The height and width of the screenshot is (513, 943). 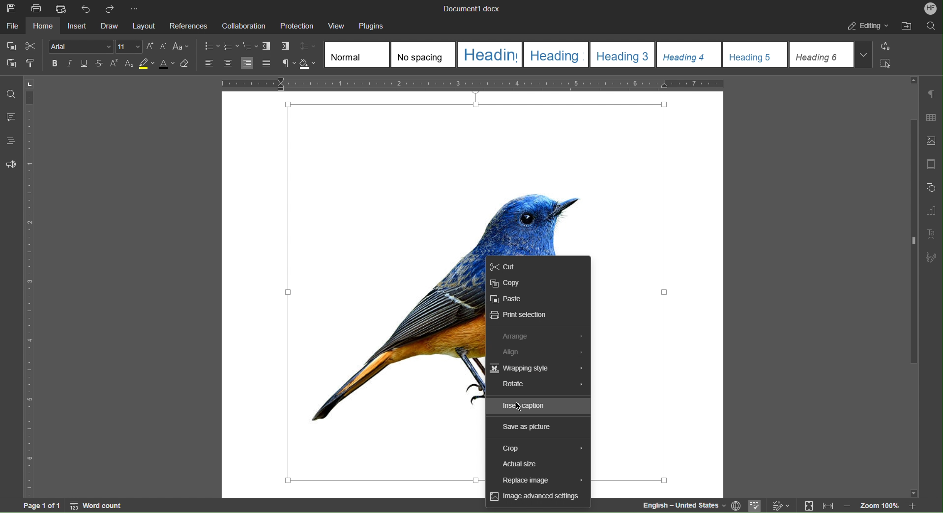 I want to click on Arrange, so click(x=538, y=334).